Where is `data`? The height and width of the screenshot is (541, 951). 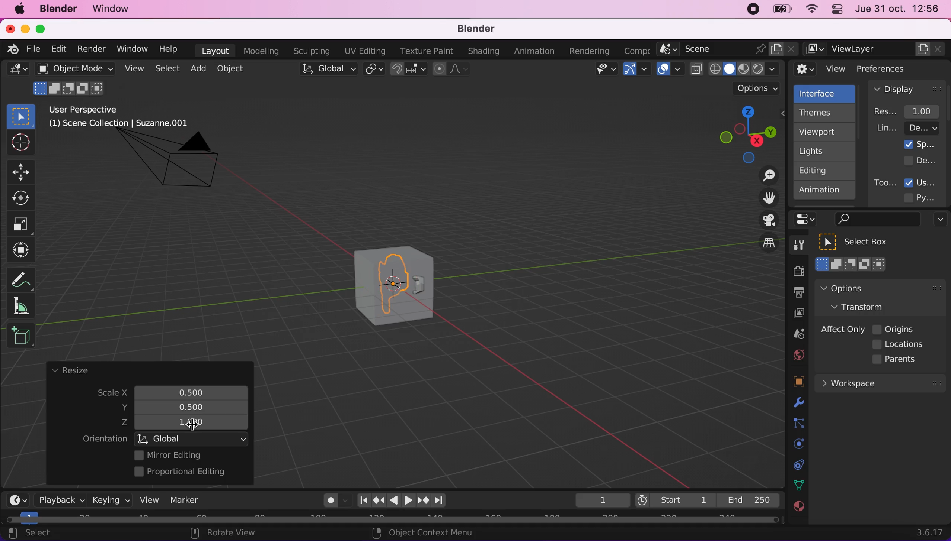 data is located at coordinates (797, 485).